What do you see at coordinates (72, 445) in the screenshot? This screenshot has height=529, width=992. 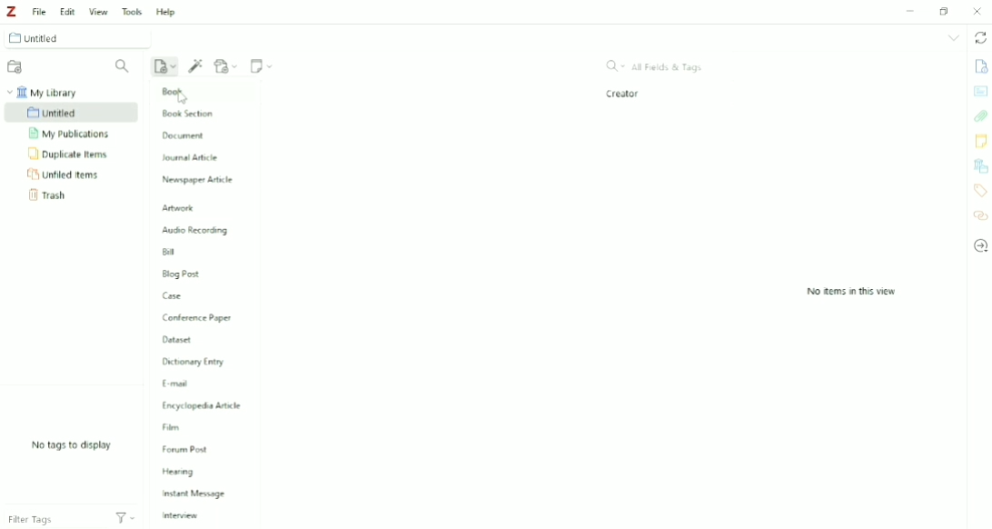 I see `No tags to display` at bounding box center [72, 445].